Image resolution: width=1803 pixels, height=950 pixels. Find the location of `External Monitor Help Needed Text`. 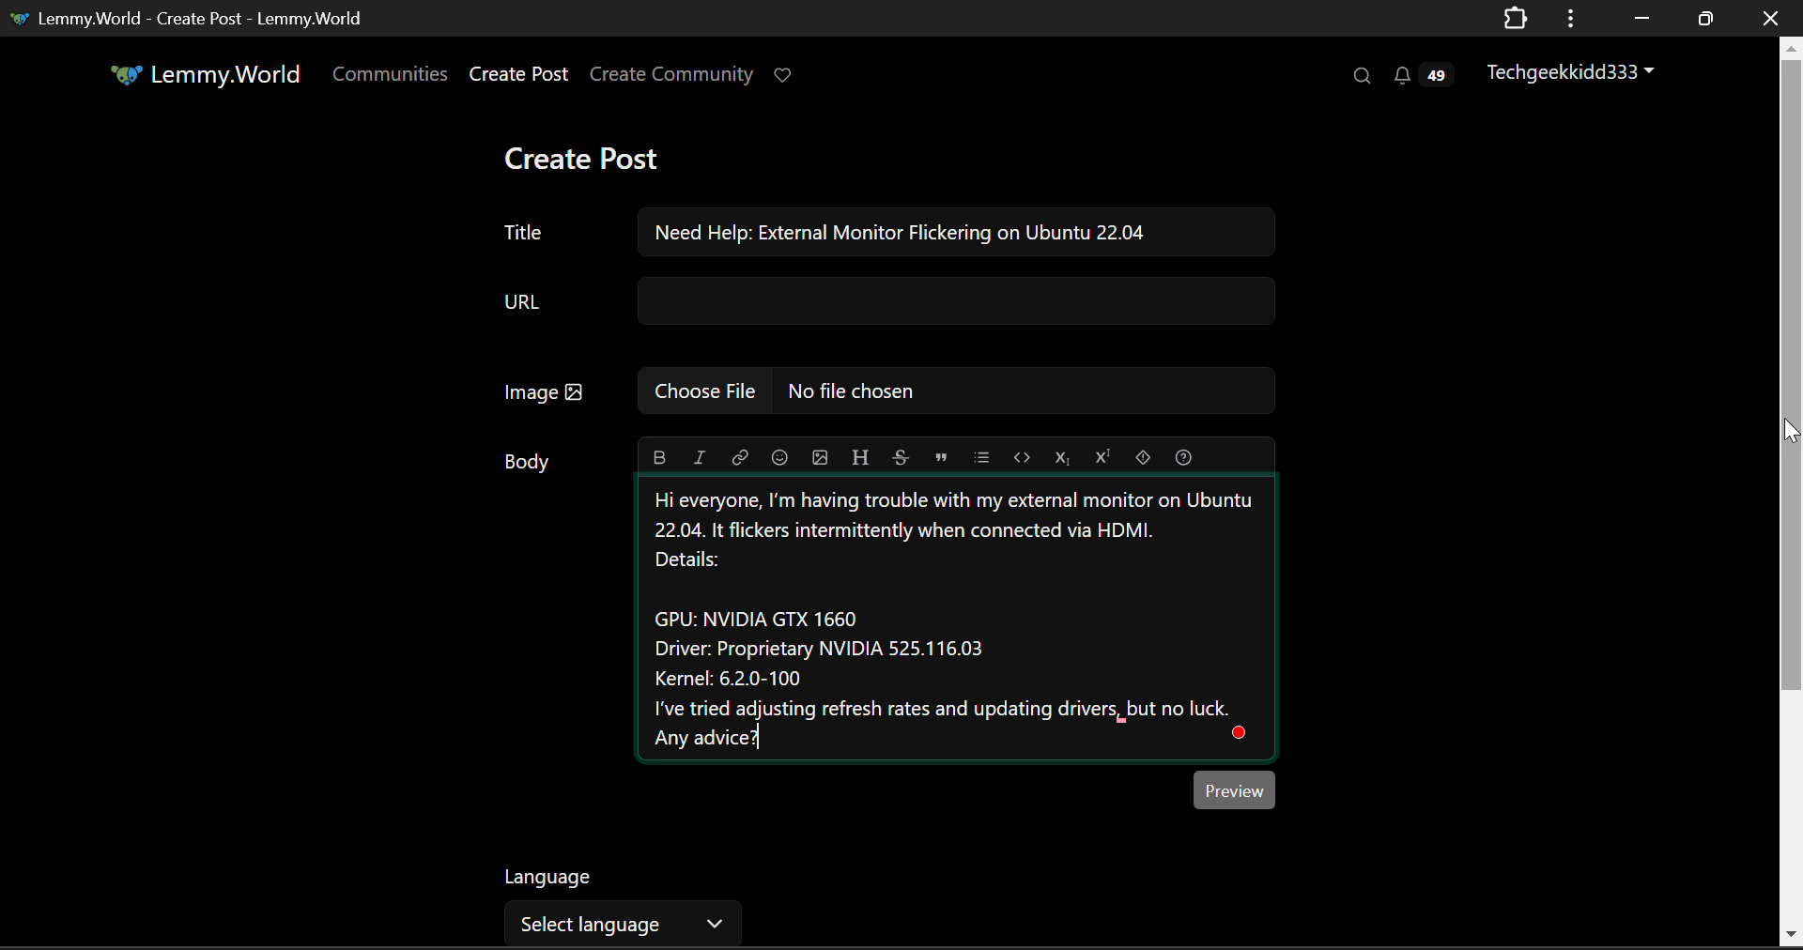

External Monitor Help Needed Text is located at coordinates (957, 620).